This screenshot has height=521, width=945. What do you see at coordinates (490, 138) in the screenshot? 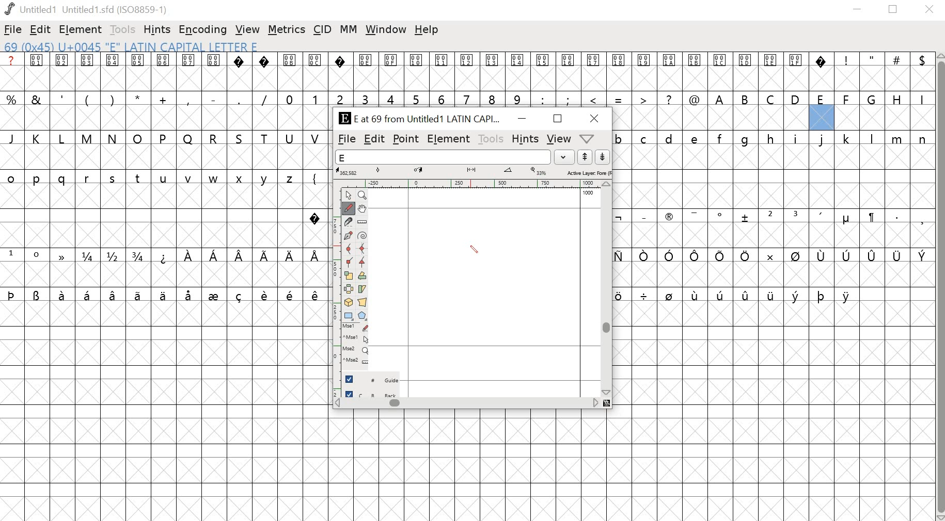
I see `tools` at bounding box center [490, 138].